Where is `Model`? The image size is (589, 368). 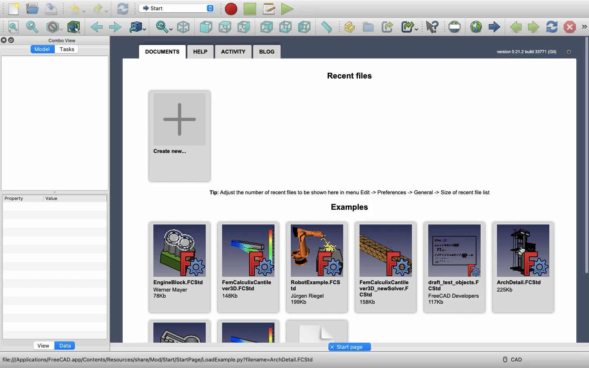
Model is located at coordinates (42, 49).